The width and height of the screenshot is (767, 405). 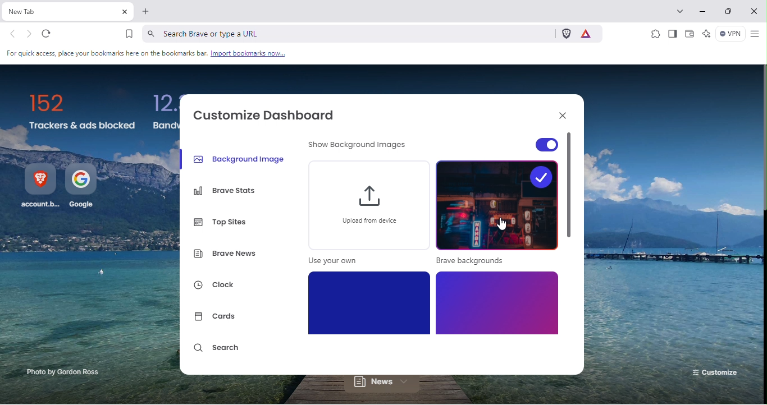 What do you see at coordinates (227, 255) in the screenshot?
I see `Brave news` at bounding box center [227, 255].